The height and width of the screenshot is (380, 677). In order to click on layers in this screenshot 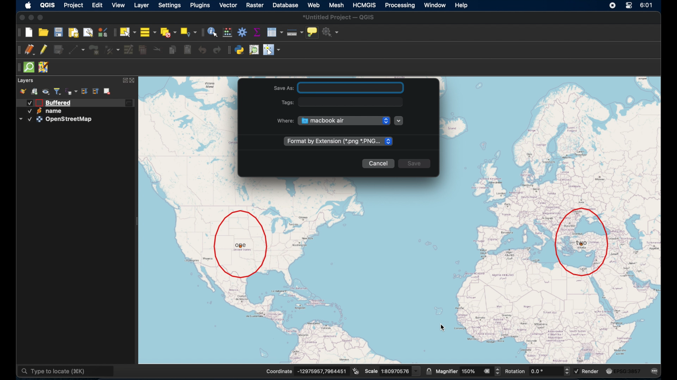, I will do `click(26, 80)`.